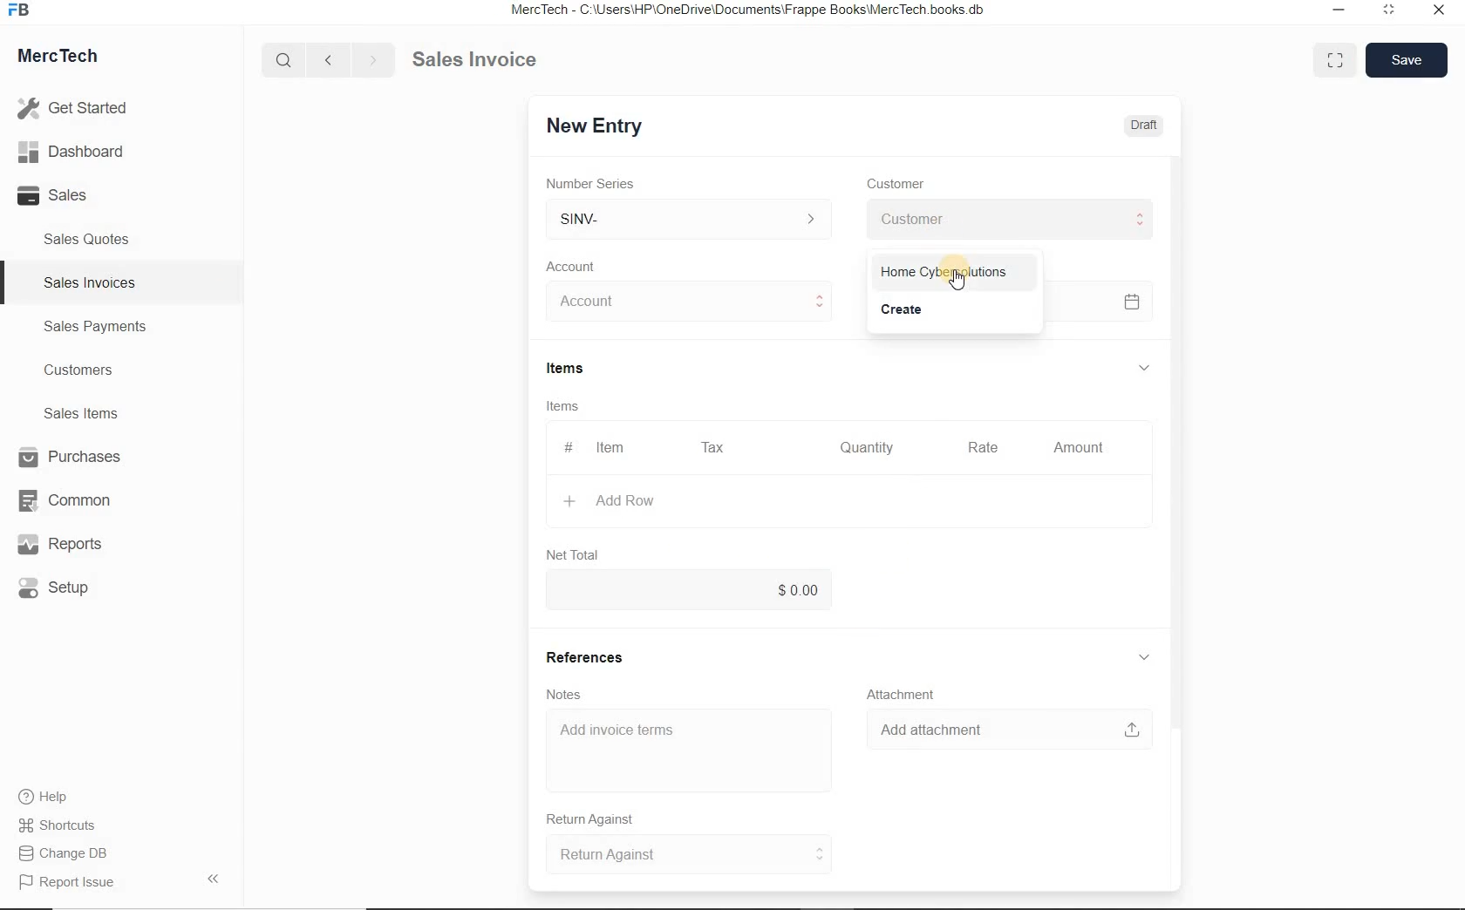  I want to click on Sales Invoice, so click(476, 61).